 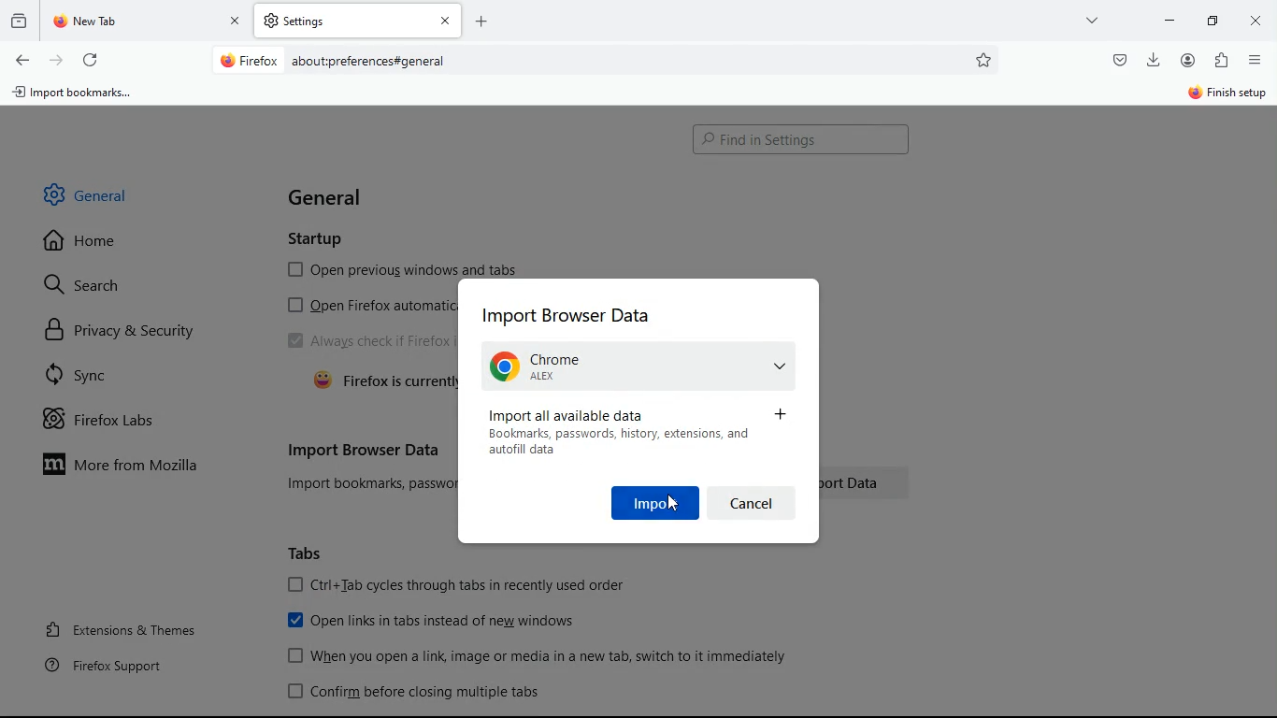 I want to click on general, so click(x=332, y=197).